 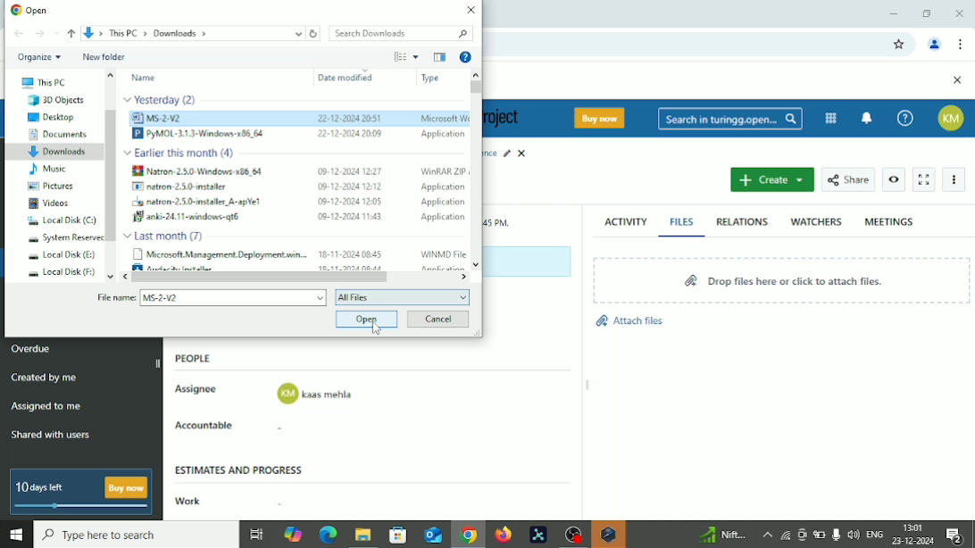 What do you see at coordinates (816, 221) in the screenshot?
I see `Watchers` at bounding box center [816, 221].